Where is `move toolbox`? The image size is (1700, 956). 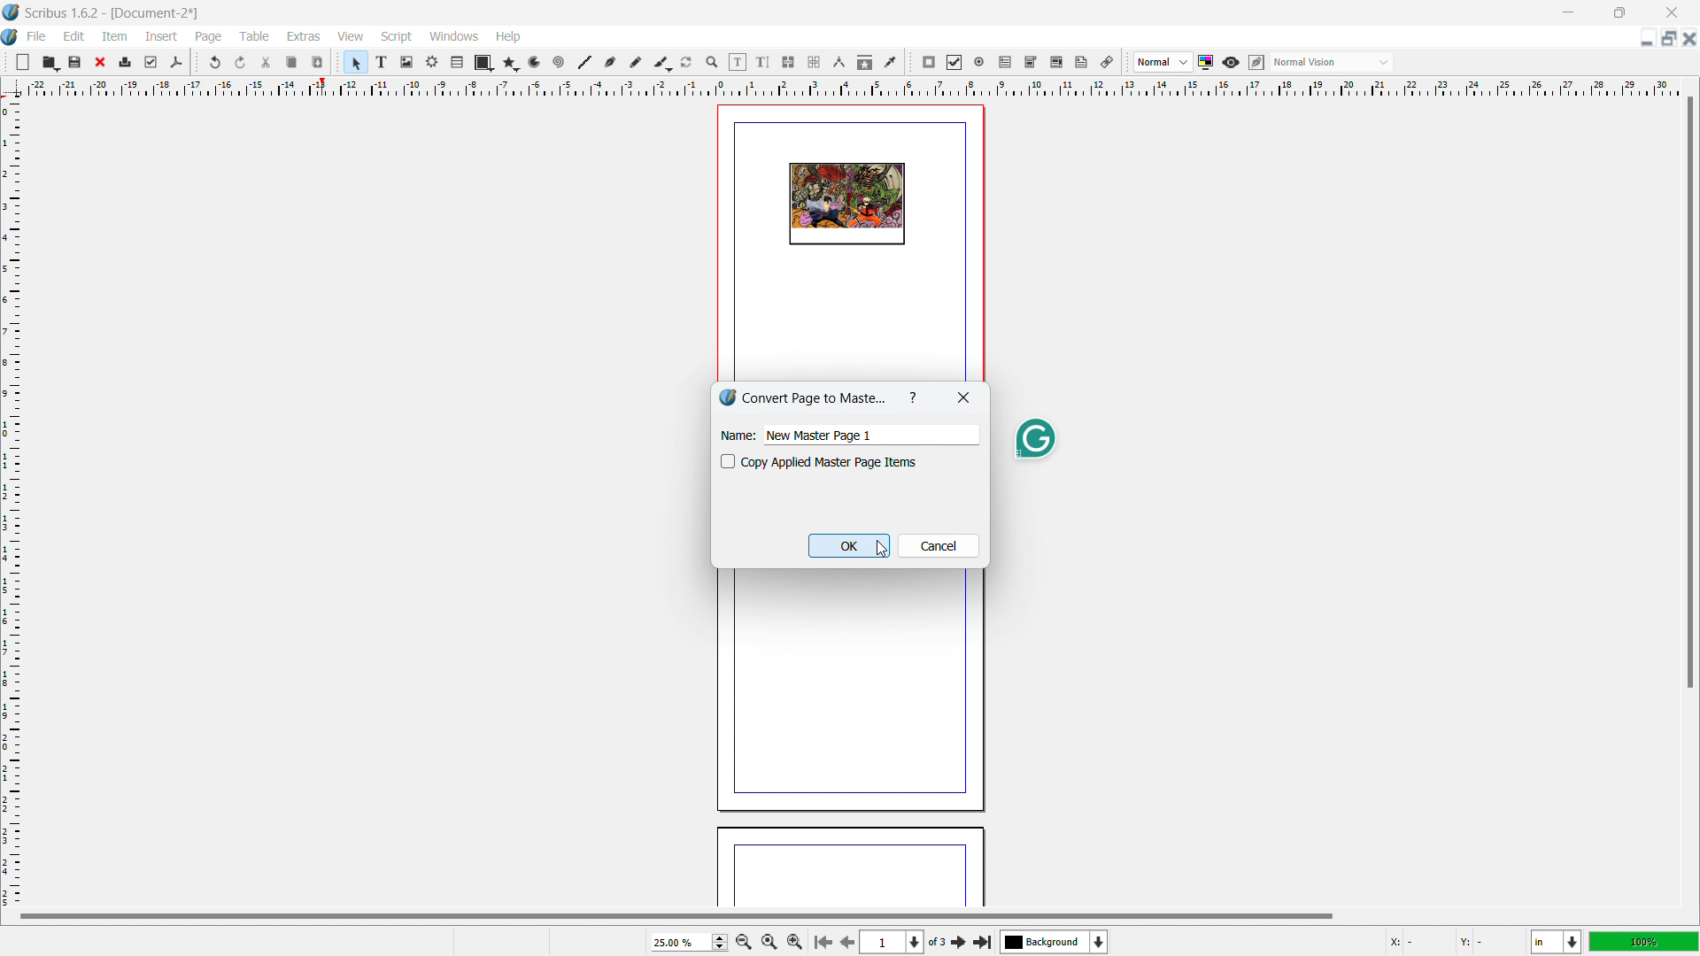
move toolbox is located at coordinates (338, 60).